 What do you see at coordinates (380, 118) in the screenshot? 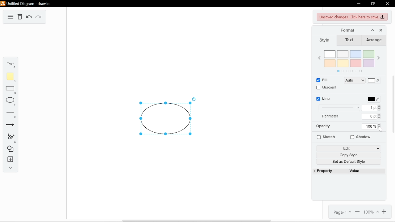
I see `Decrease perimeter` at bounding box center [380, 118].